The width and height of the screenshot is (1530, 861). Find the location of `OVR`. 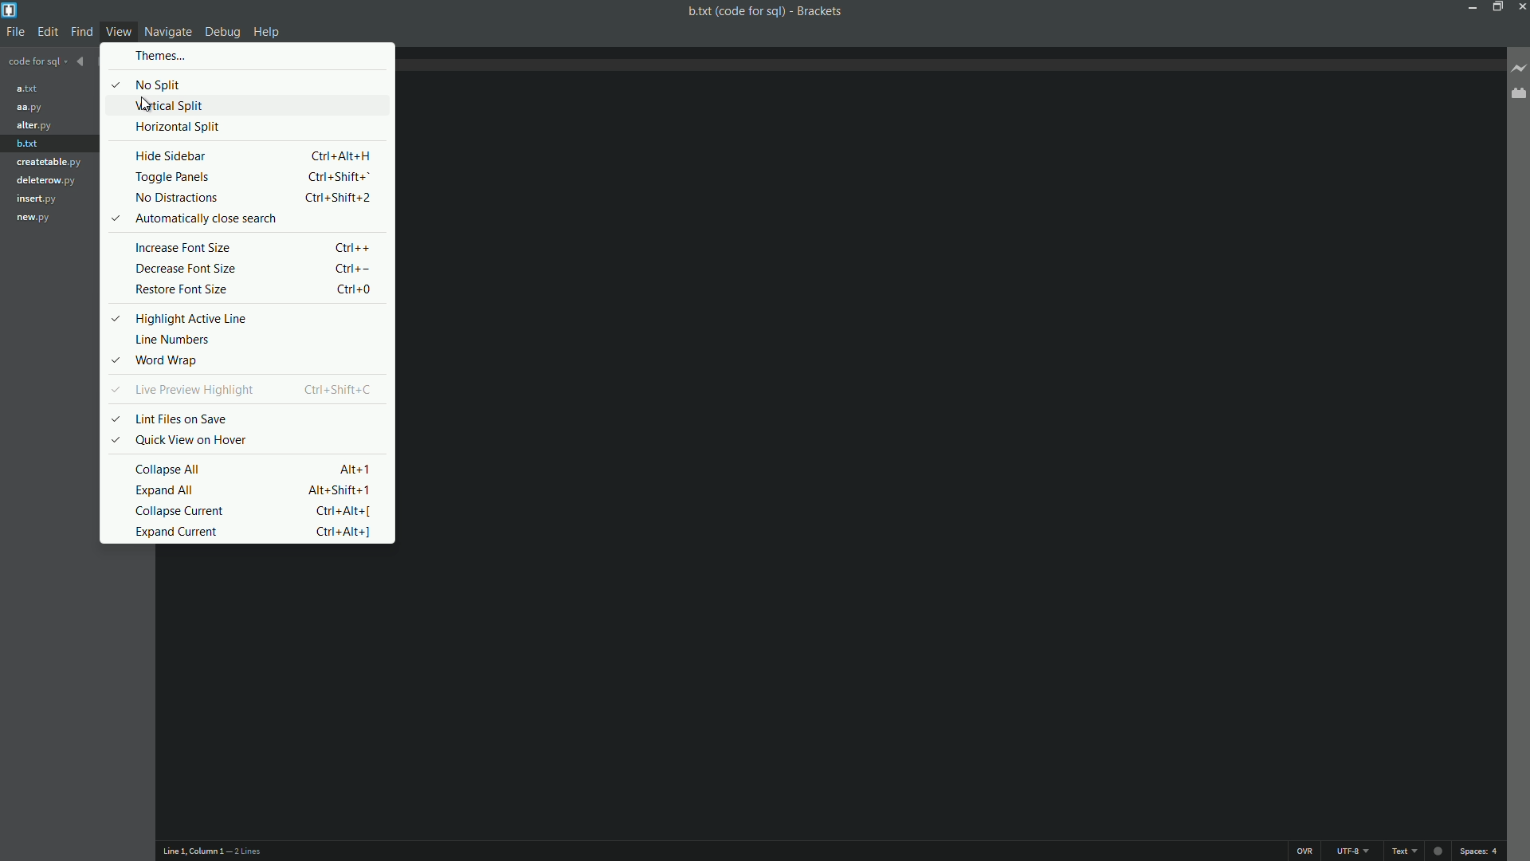

OVR is located at coordinates (1304, 850).